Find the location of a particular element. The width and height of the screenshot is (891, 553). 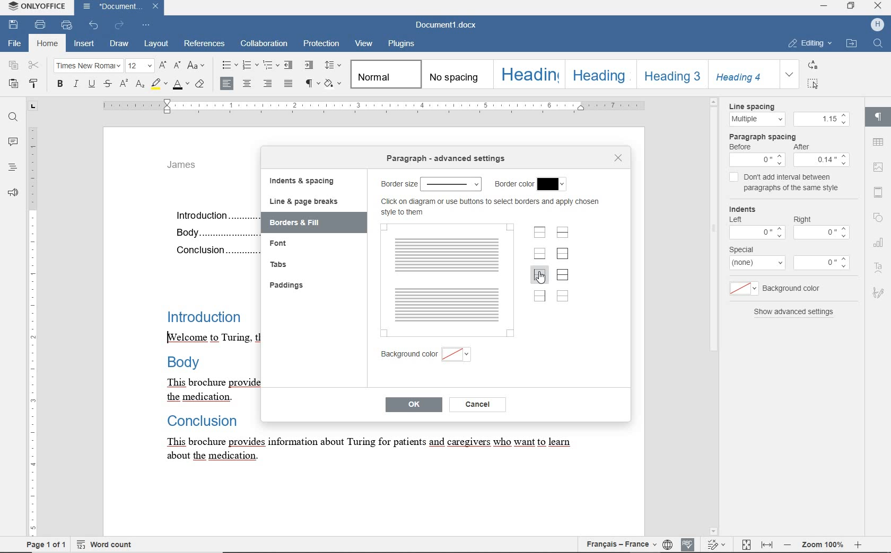

zoom out is located at coordinates (789, 545).